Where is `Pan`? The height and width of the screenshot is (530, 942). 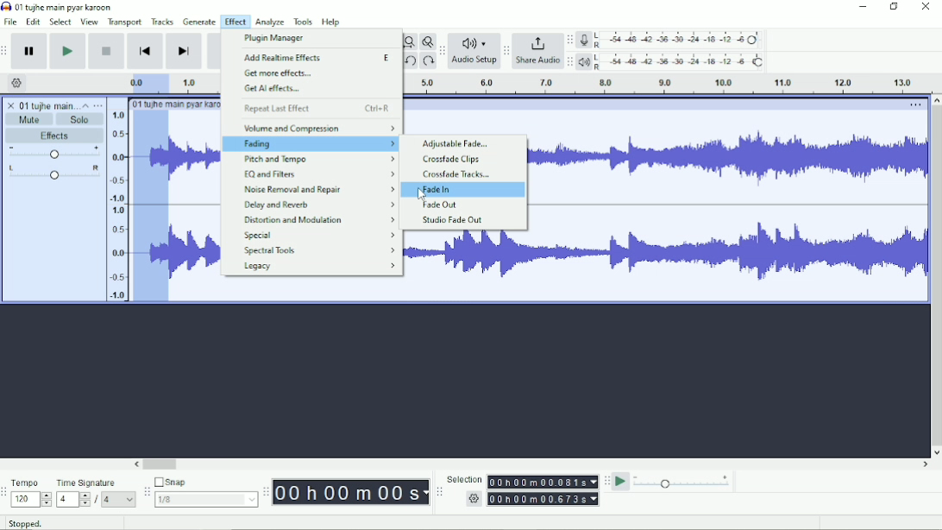
Pan is located at coordinates (53, 174).